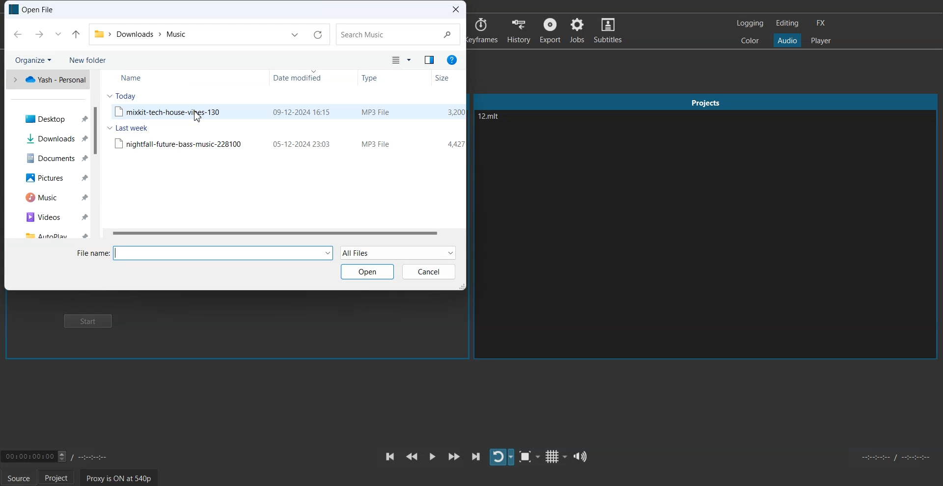 The width and height of the screenshot is (943, 486). Describe the element at coordinates (822, 23) in the screenshot. I see `FX` at that location.